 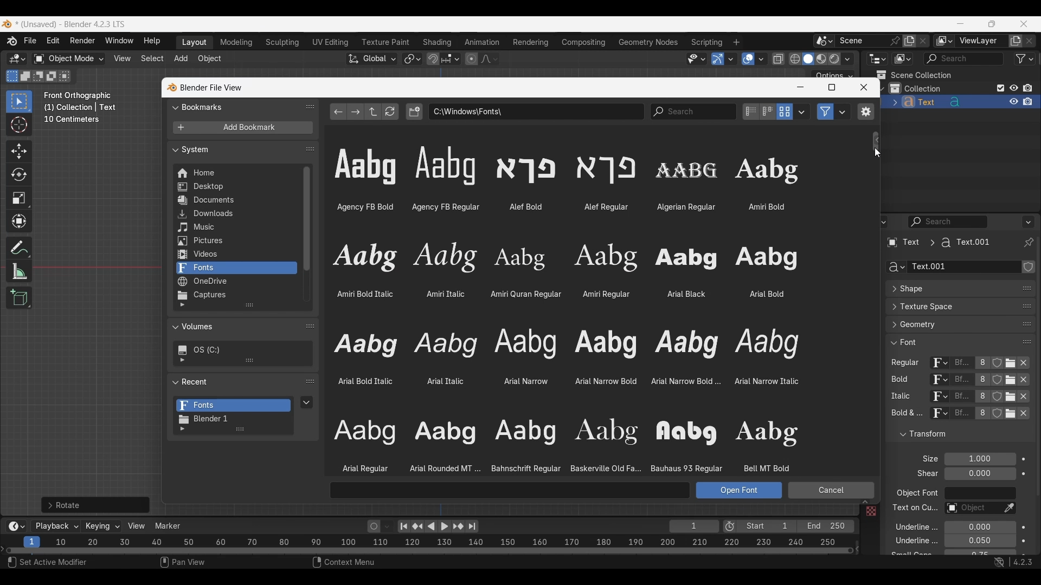 What do you see at coordinates (1016, 41) in the screenshot?
I see `Add view layer` at bounding box center [1016, 41].